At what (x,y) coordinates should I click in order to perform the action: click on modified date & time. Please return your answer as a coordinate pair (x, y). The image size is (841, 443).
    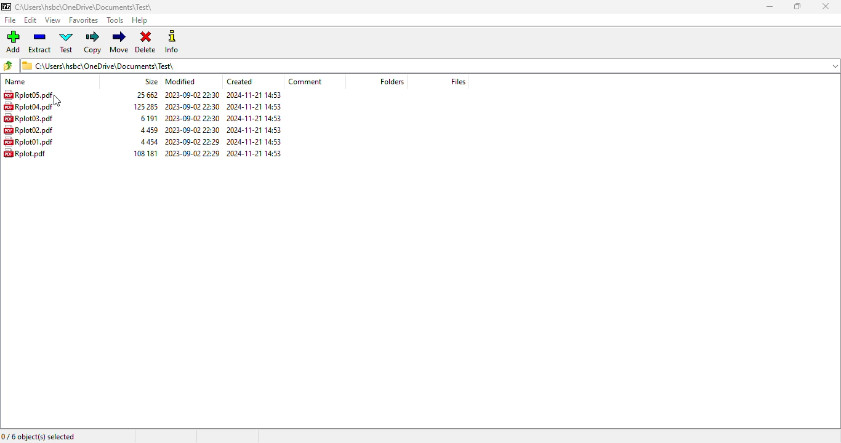
    Looking at the image, I should click on (193, 106).